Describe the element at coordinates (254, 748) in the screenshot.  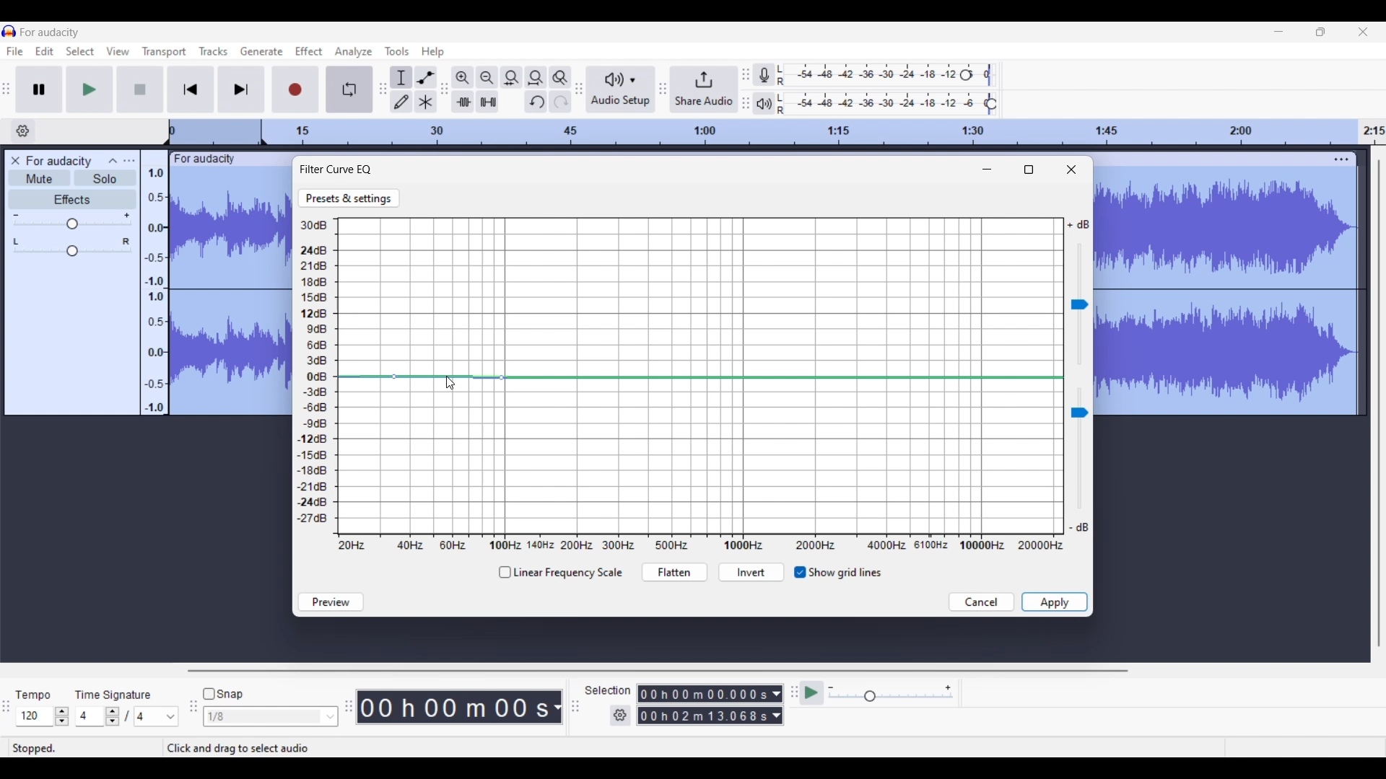
I see `Description of current selection` at that location.